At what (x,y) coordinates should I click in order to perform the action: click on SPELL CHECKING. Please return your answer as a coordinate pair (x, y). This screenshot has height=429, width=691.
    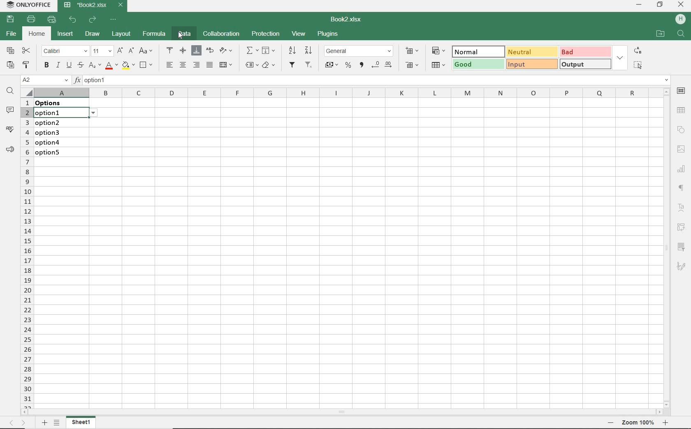
    Looking at the image, I should click on (8, 128).